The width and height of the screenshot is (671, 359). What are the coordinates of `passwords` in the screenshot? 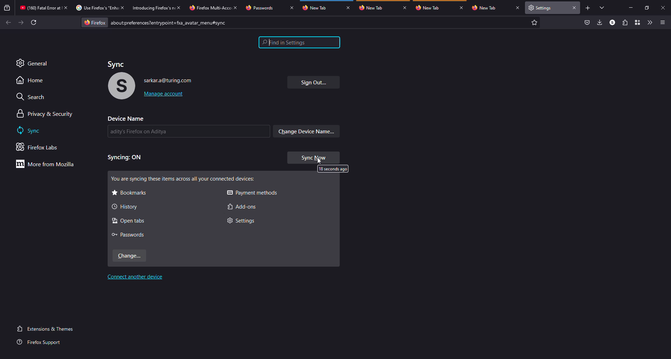 It's located at (129, 235).